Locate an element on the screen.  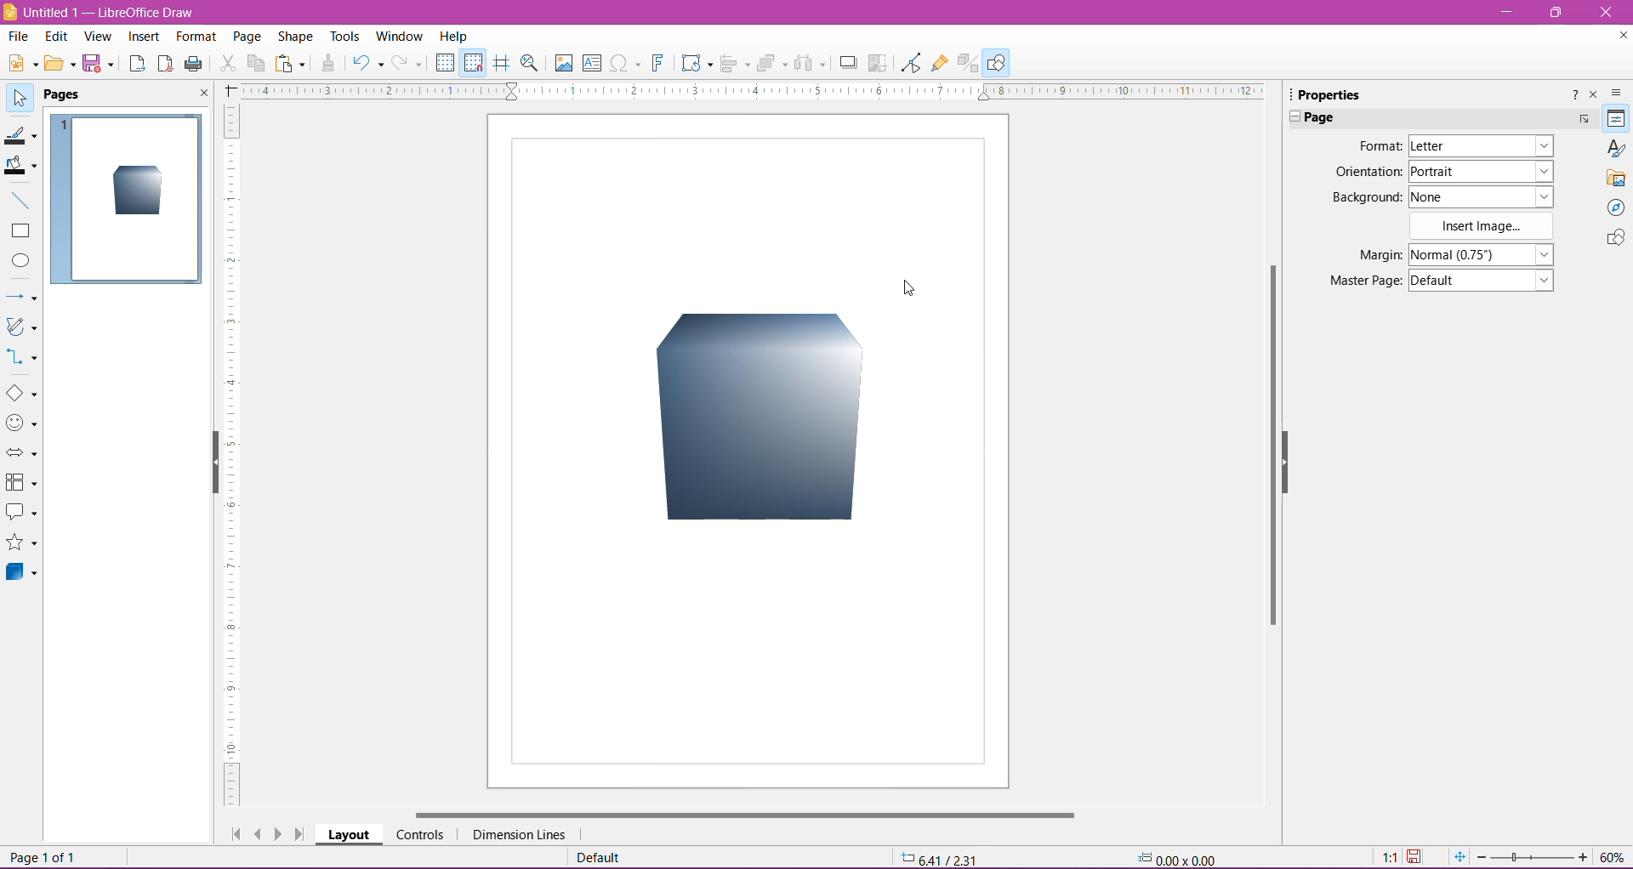
Restore Down is located at coordinates (1554, 12).